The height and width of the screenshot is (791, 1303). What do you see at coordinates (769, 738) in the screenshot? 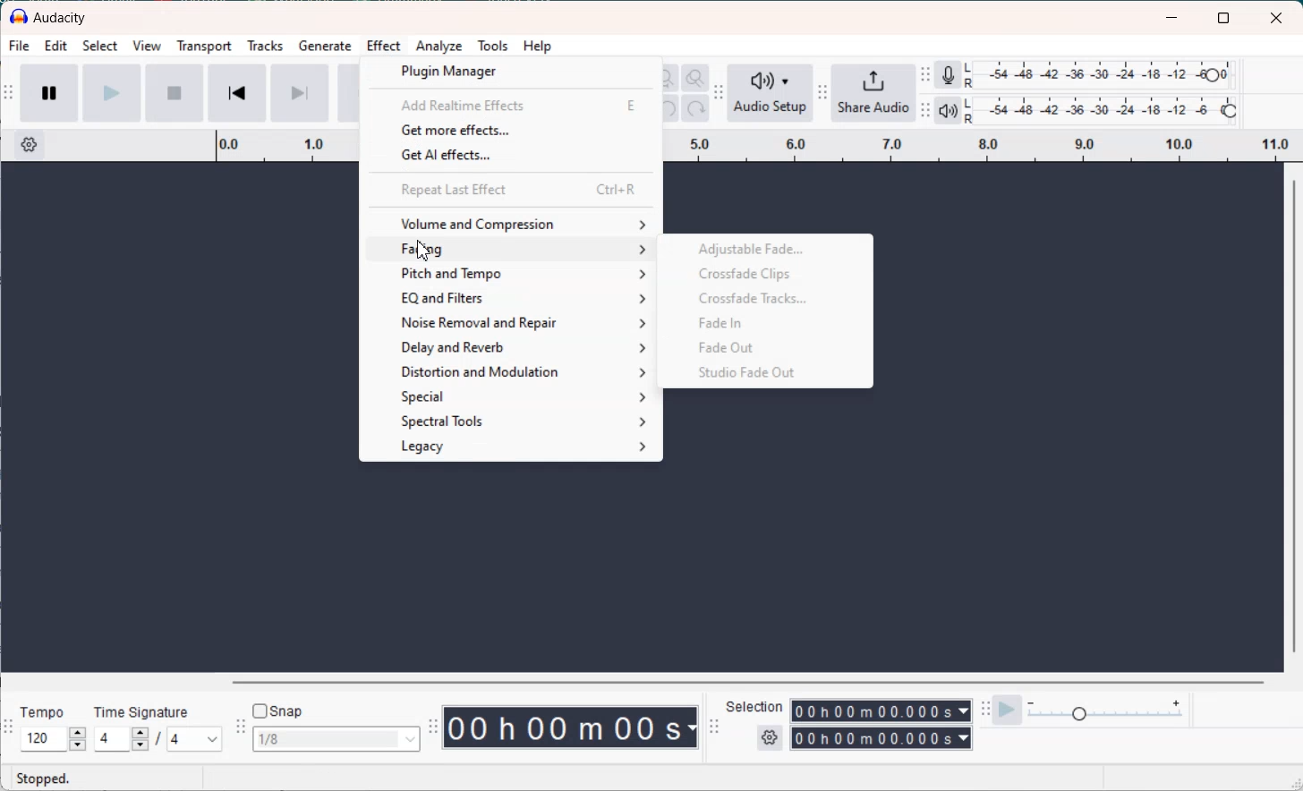
I see `Selection settings` at bounding box center [769, 738].